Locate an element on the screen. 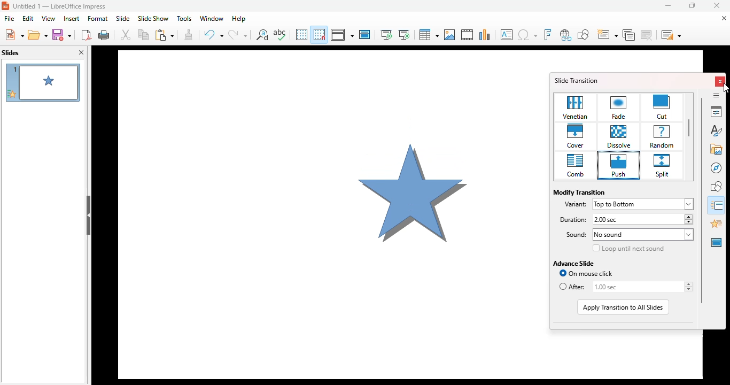  file is located at coordinates (10, 18).